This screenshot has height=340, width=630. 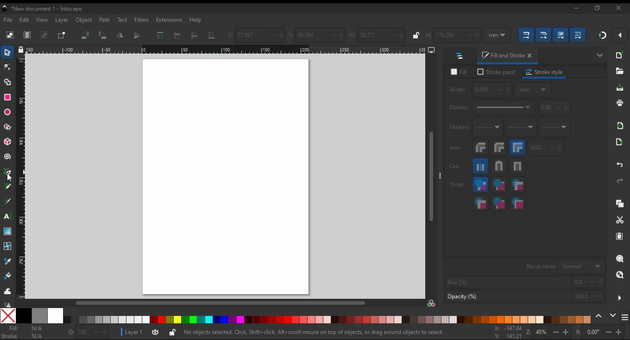 I want to click on markers, so click(x=459, y=127).